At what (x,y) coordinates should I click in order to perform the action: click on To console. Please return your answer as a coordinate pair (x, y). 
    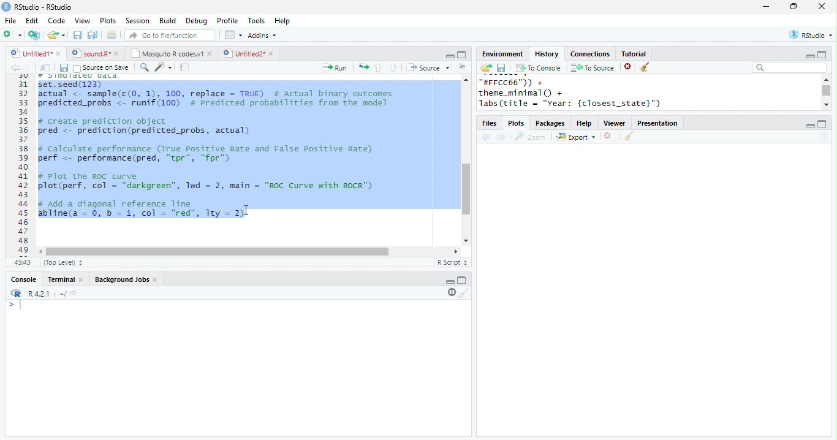
    Looking at the image, I should click on (539, 68).